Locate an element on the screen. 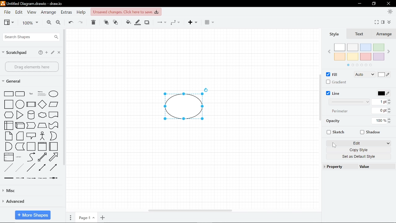  cylinder is located at coordinates (31, 115).